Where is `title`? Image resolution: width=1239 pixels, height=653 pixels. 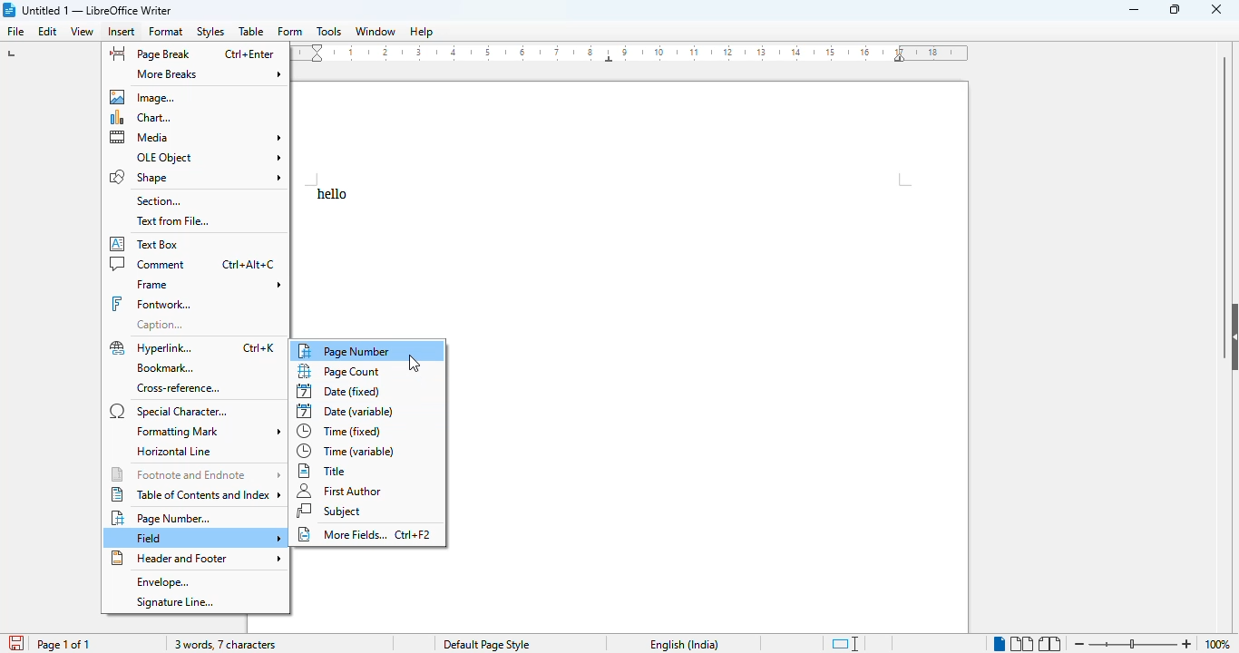
title is located at coordinates (98, 10).